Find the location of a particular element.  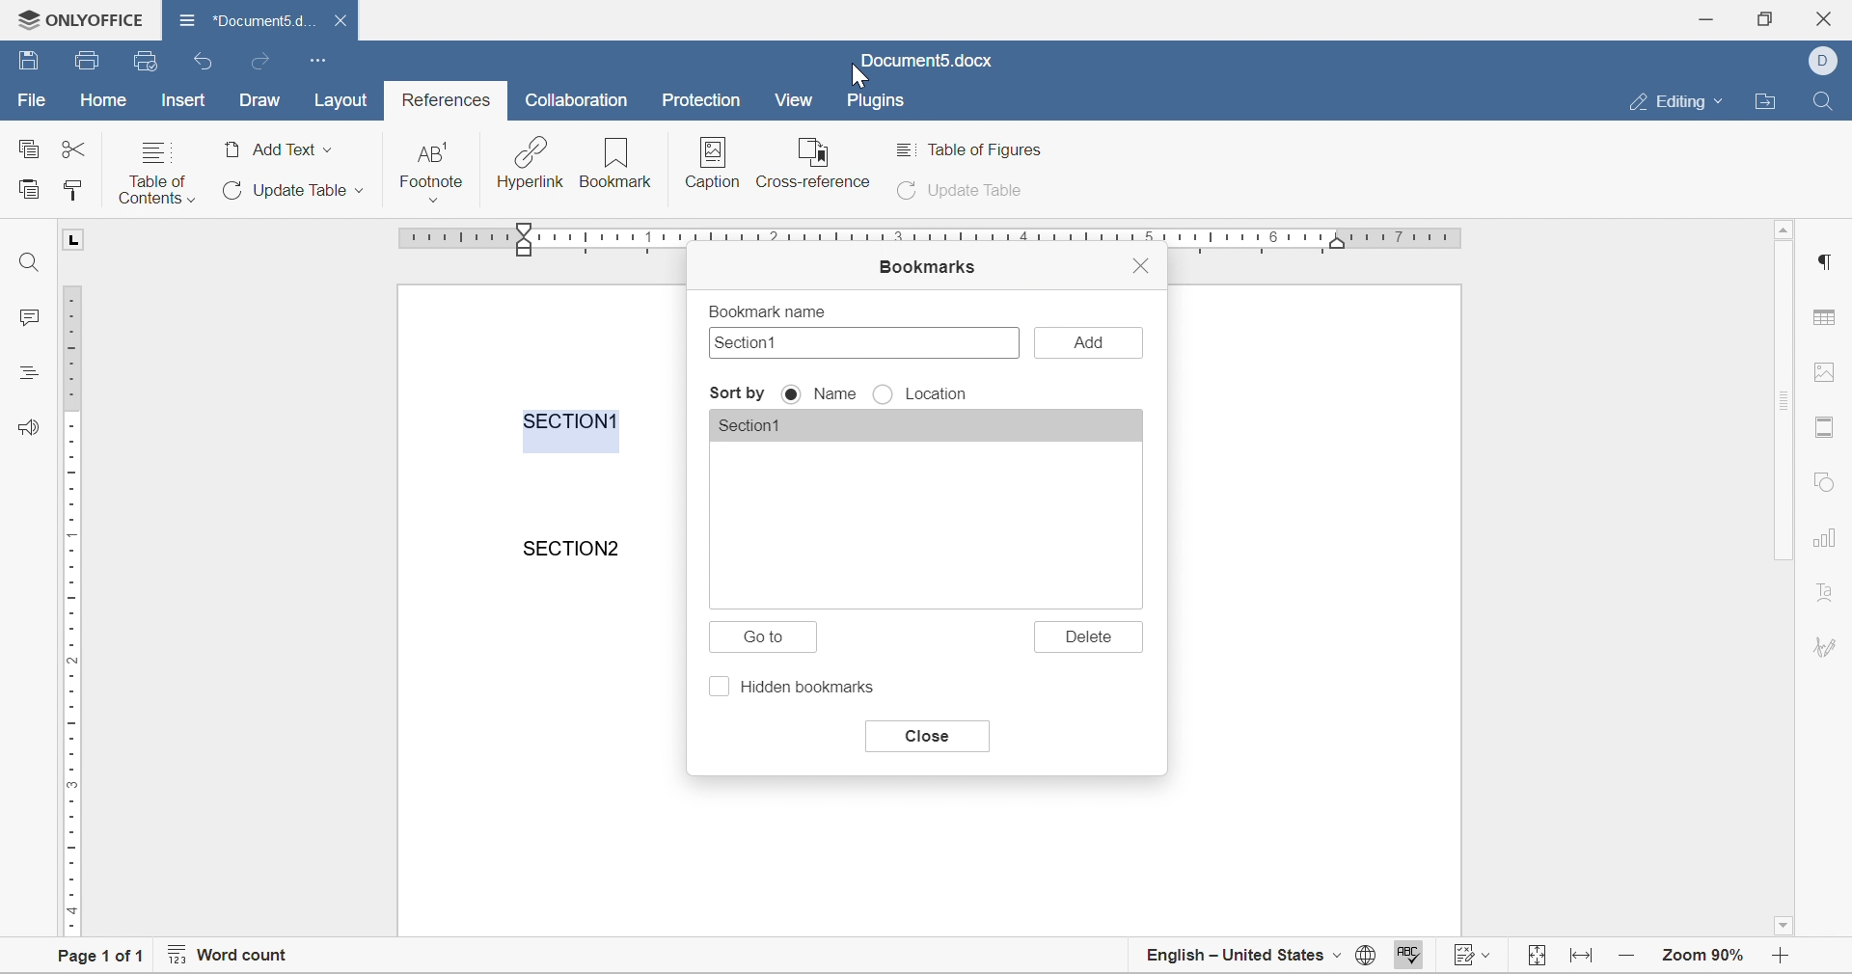

table of figures is located at coordinates (975, 149).